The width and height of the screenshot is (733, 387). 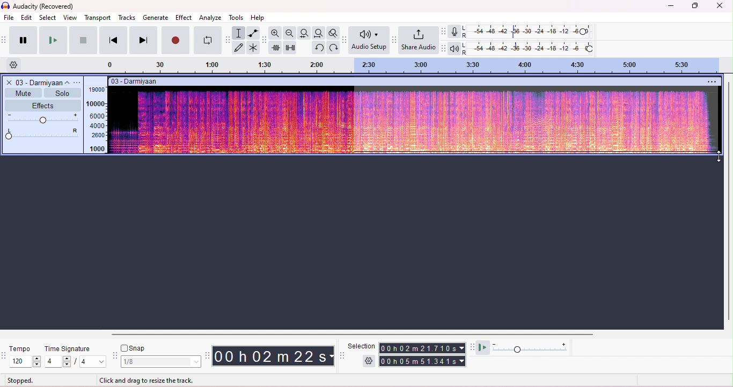 What do you see at coordinates (254, 48) in the screenshot?
I see `multi` at bounding box center [254, 48].